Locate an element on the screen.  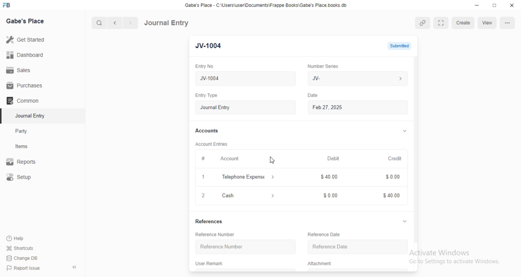
Collapse is located at coordinates (75, 267).